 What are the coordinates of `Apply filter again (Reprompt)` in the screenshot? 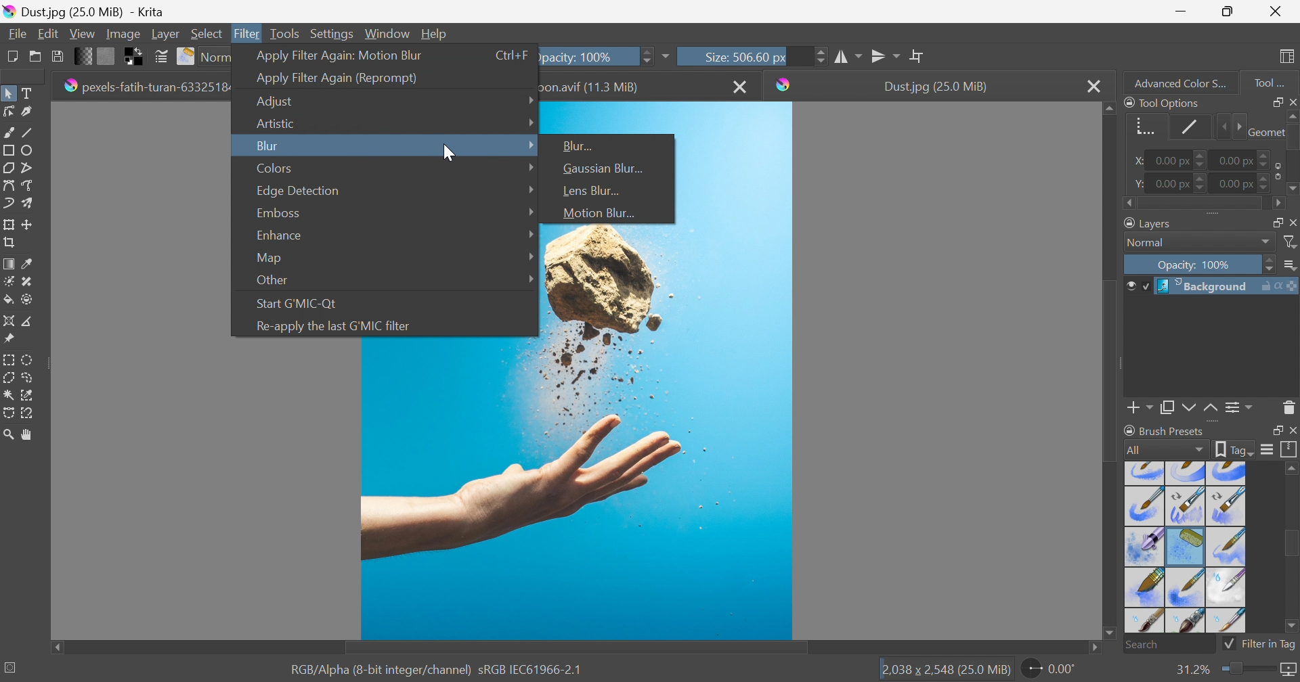 It's located at (337, 78).